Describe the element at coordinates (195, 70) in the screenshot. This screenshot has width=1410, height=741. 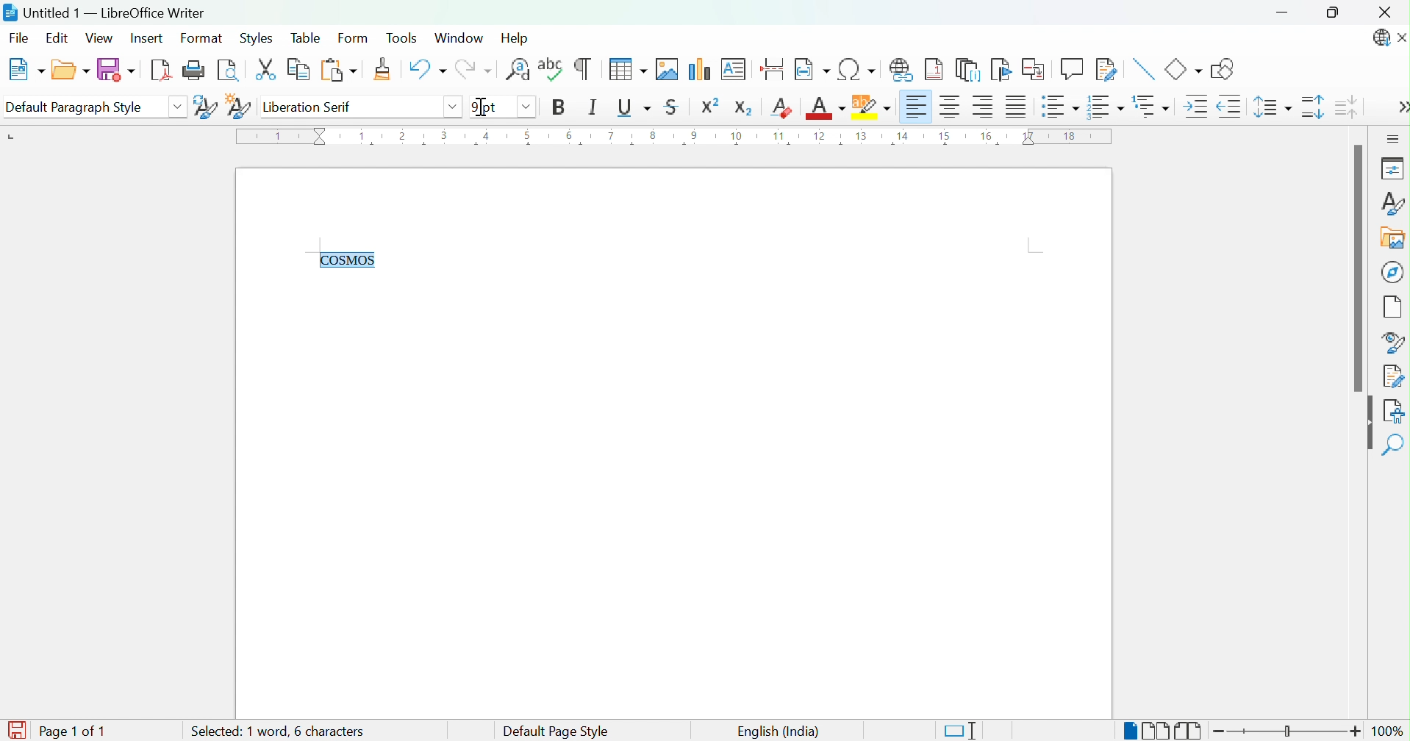
I see `Print` at that location.